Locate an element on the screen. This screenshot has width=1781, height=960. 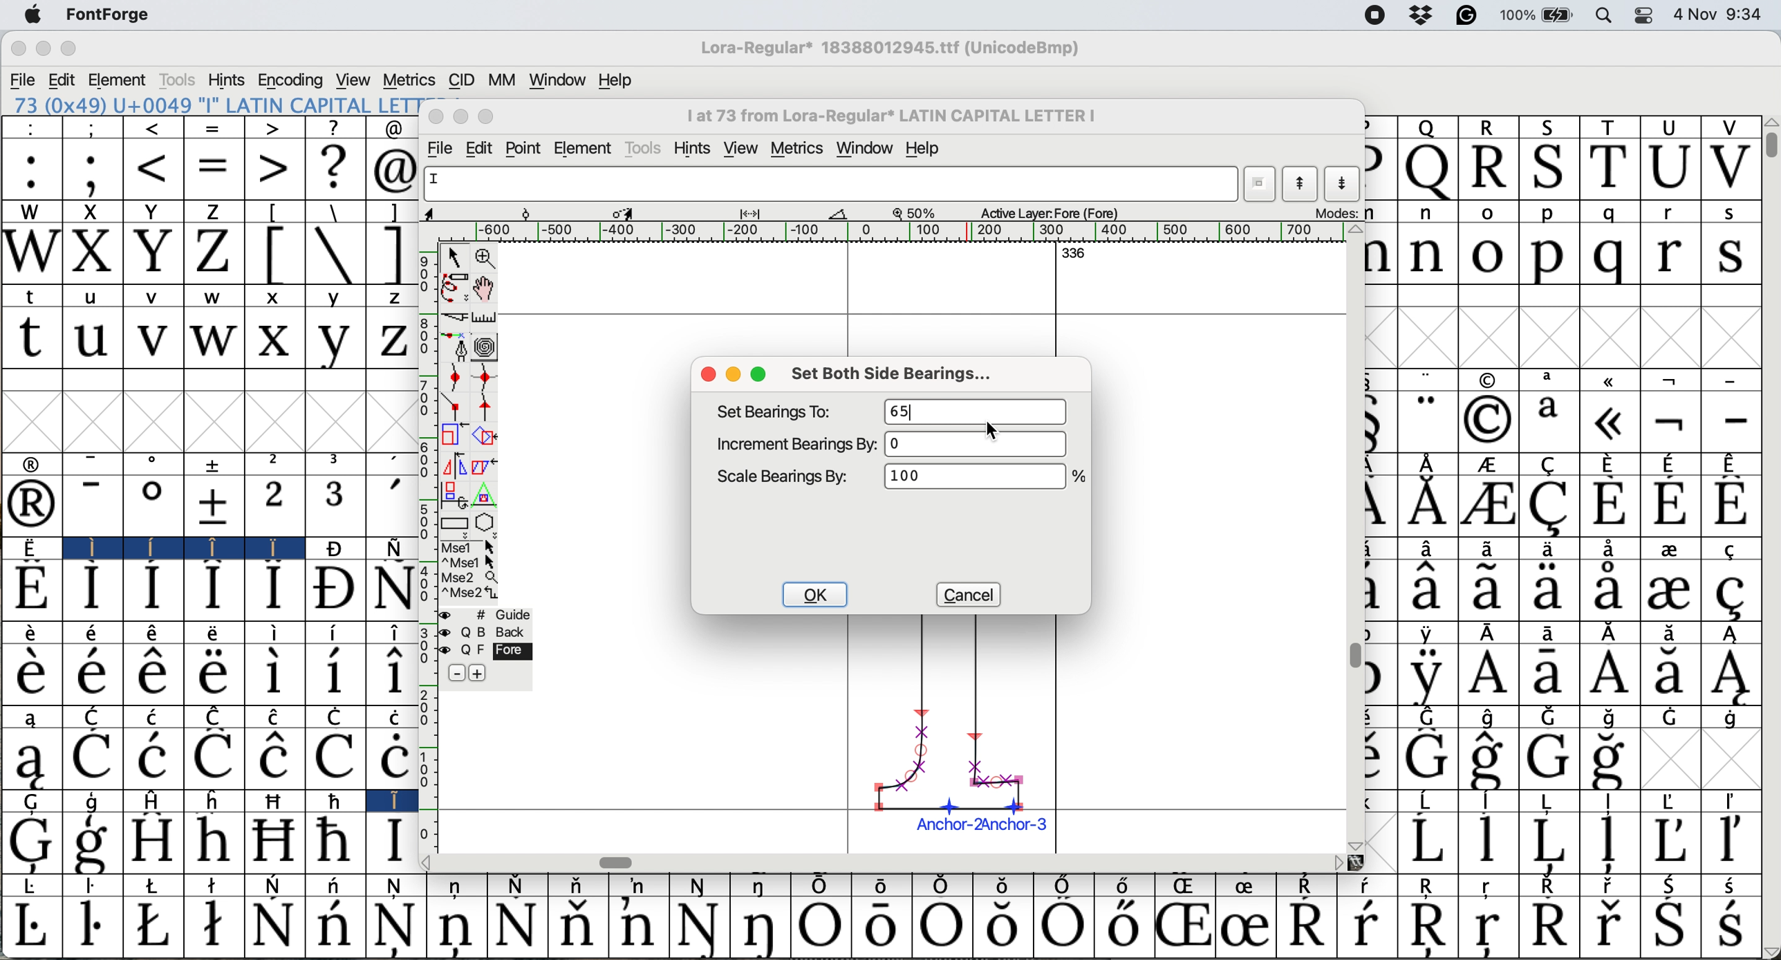
Symbol is located at coordinates (155, 634).